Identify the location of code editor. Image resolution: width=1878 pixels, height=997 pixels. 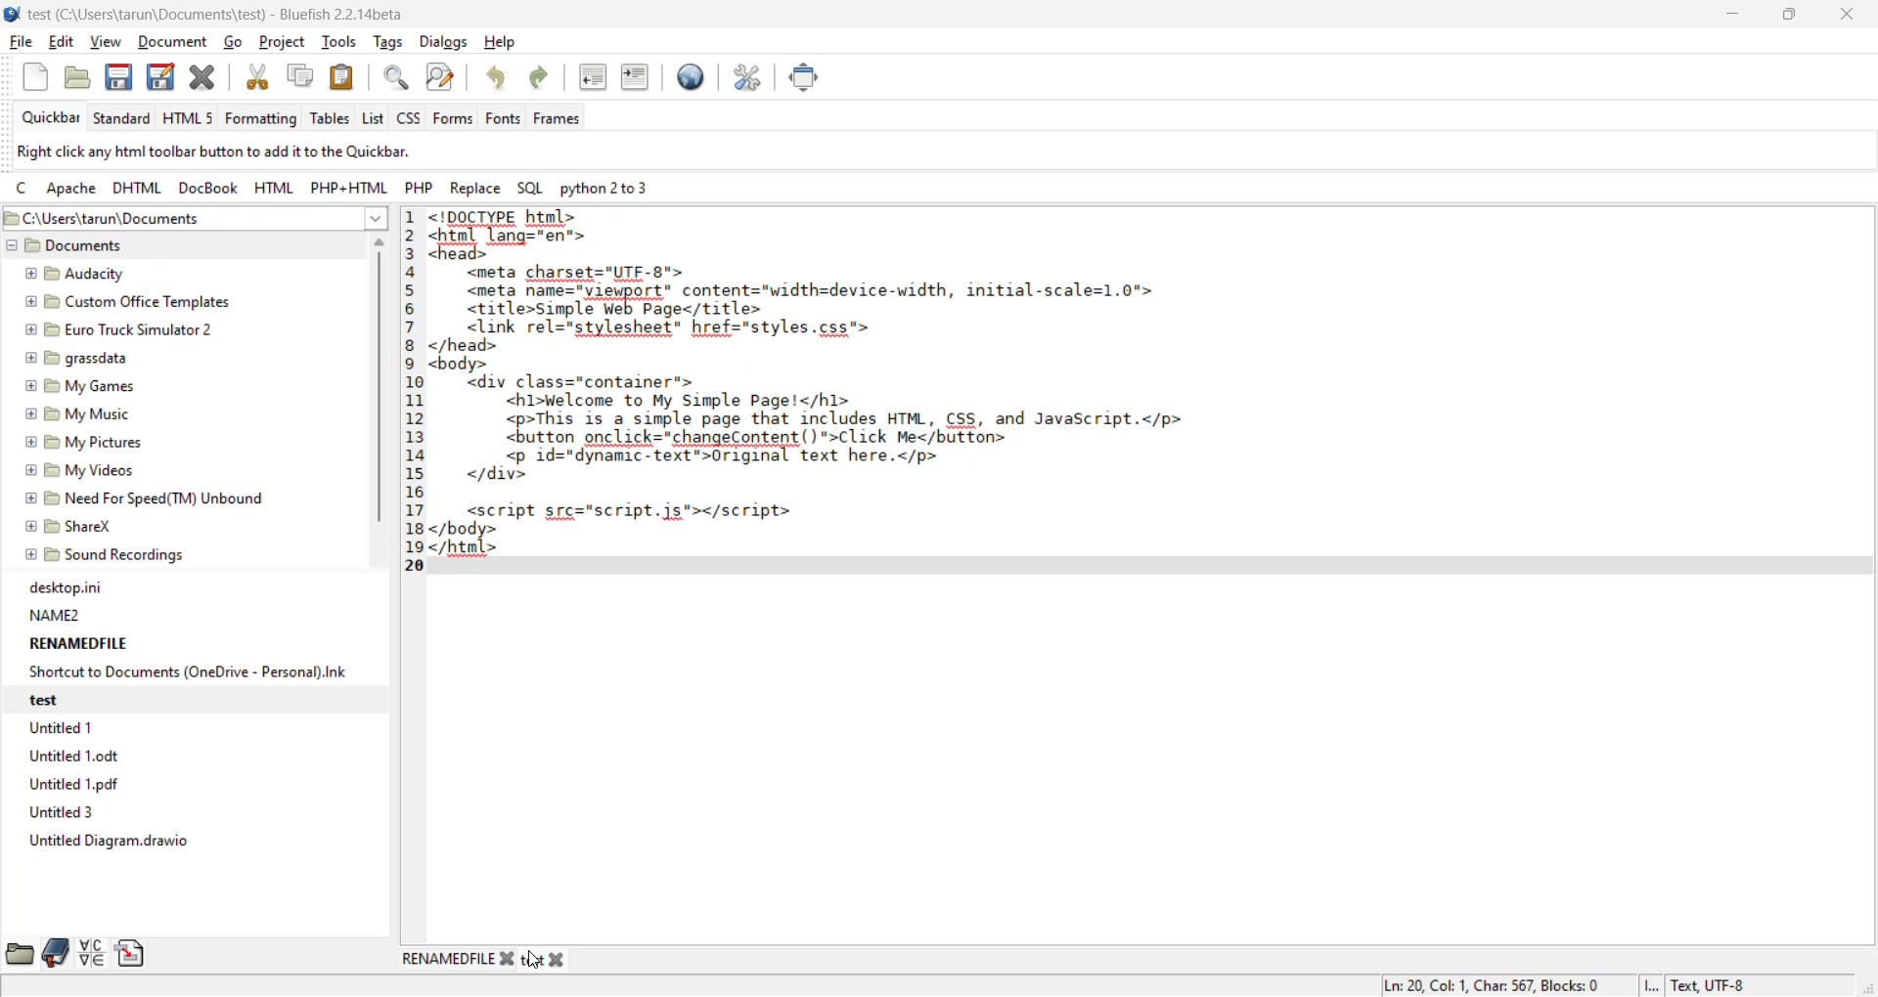
(848, 392).